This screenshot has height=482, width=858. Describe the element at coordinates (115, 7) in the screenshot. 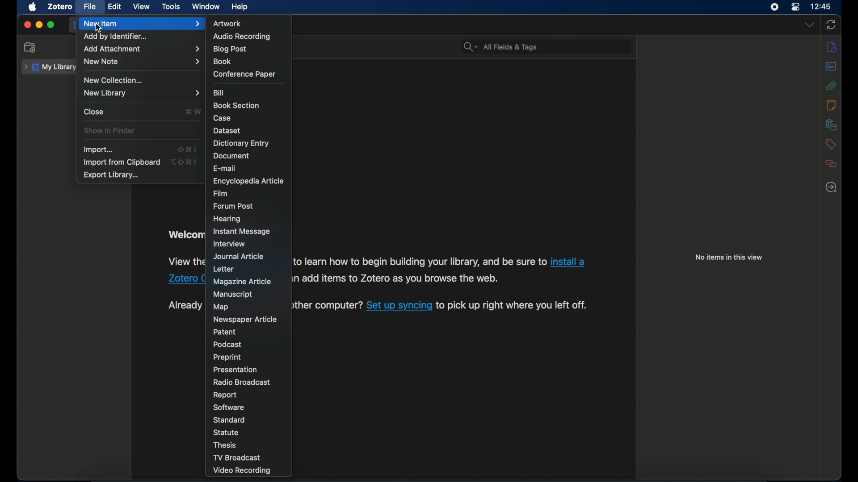

I see `edit` at that location.